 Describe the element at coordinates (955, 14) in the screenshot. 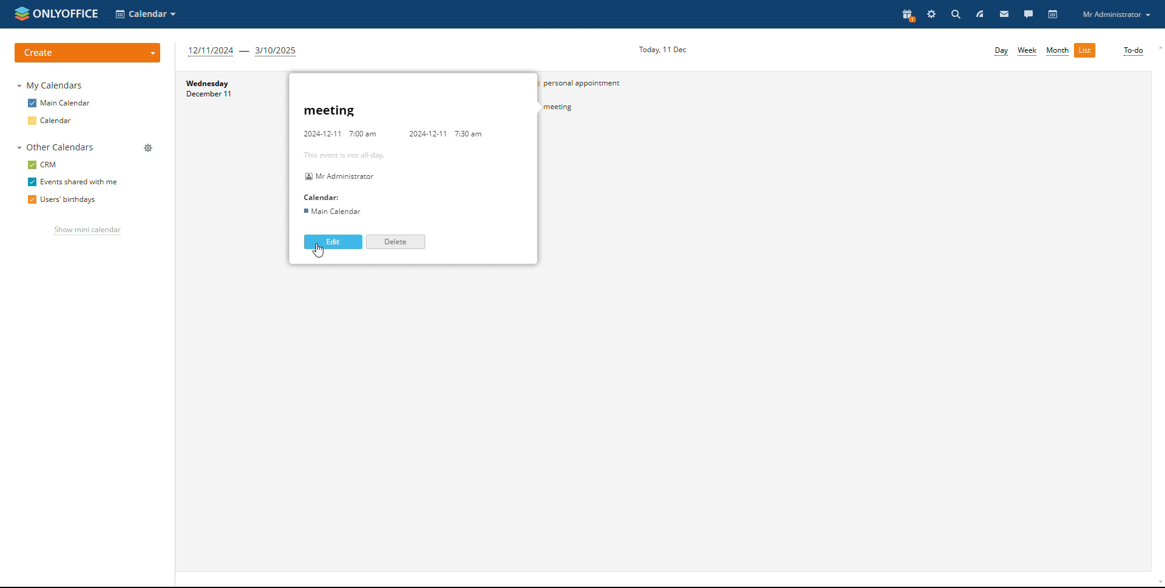

I see `search` at that location.